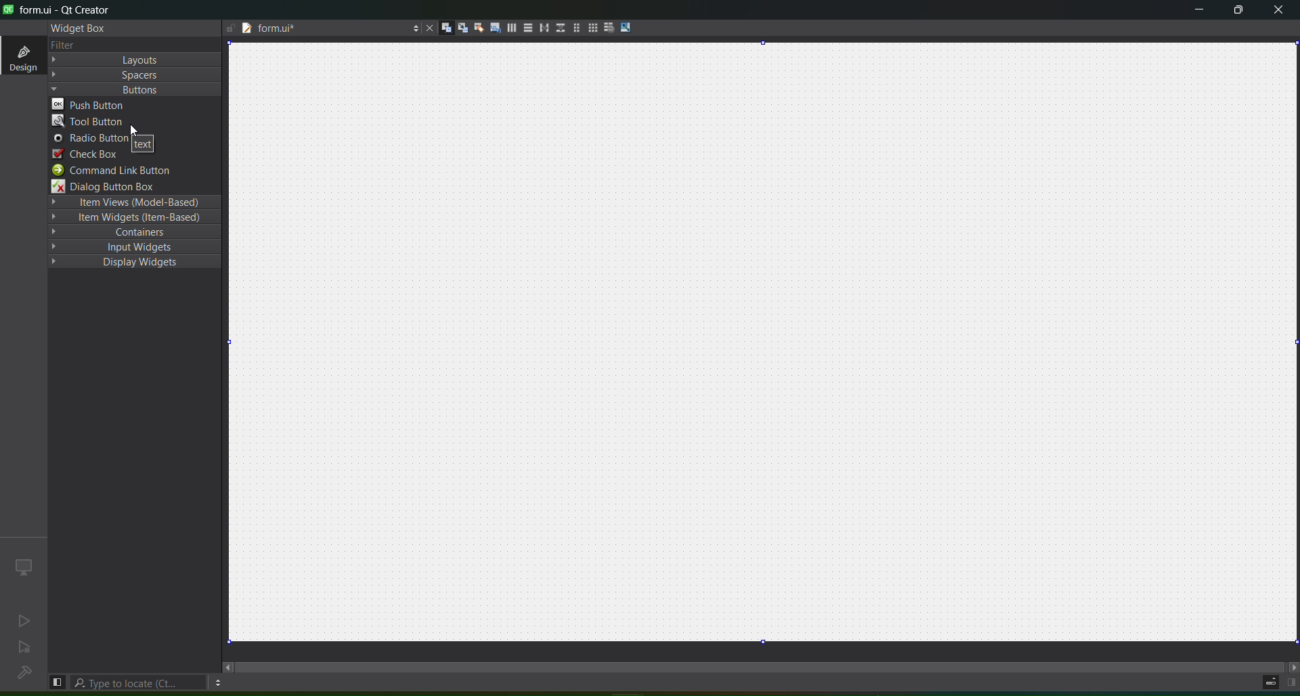 This screenshot has height=696, width=1300. Describe the element at coordinates (131, 129) in the screenshot. I see `cursor` at that location.